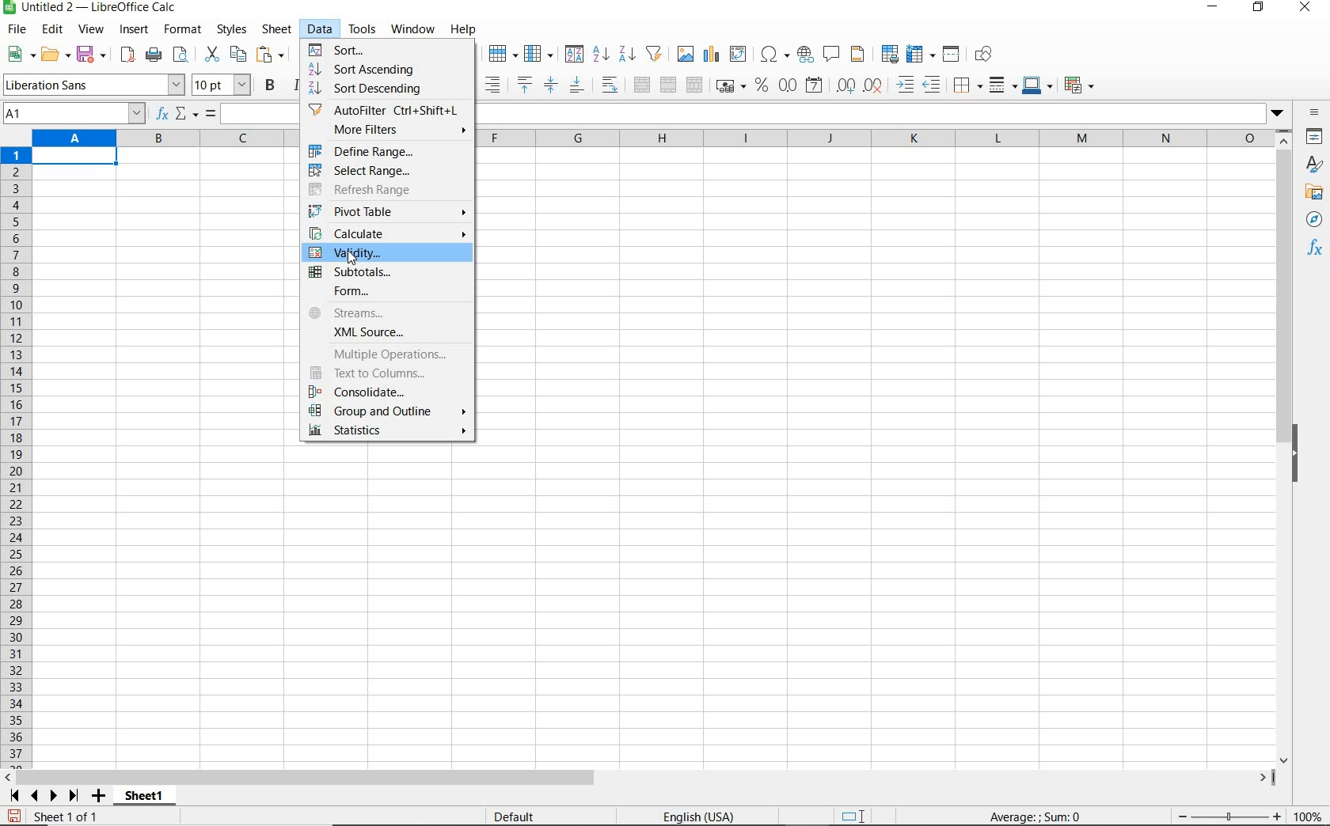 This screenshot has height=826, width=1330. What do you see at coordinates (697, 818) in the screenshot?
I see `text language` at bounding box center [697, 818].